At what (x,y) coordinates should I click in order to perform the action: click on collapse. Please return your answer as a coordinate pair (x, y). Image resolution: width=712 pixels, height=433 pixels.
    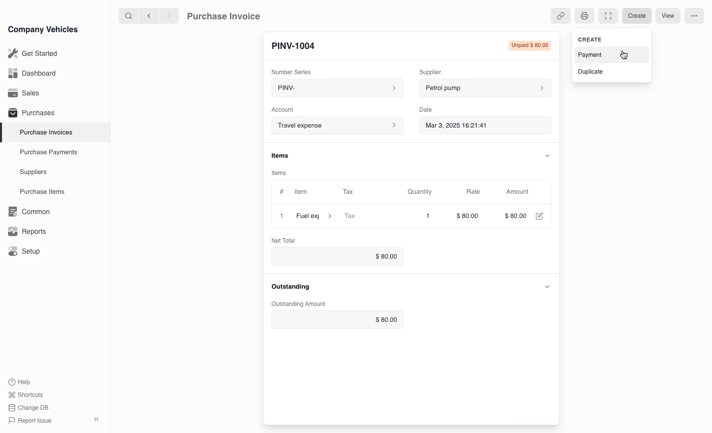
    Looking at the image, I should click on (548, 155).